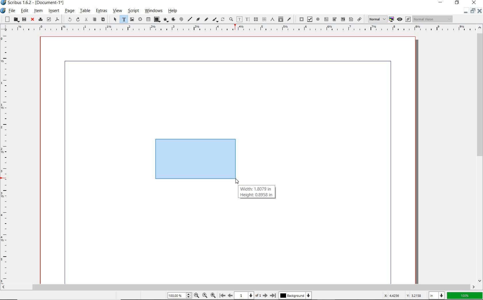  Describe the element at coordinates (239, 287) in the screenshot. I see `scrollbar` at that location.